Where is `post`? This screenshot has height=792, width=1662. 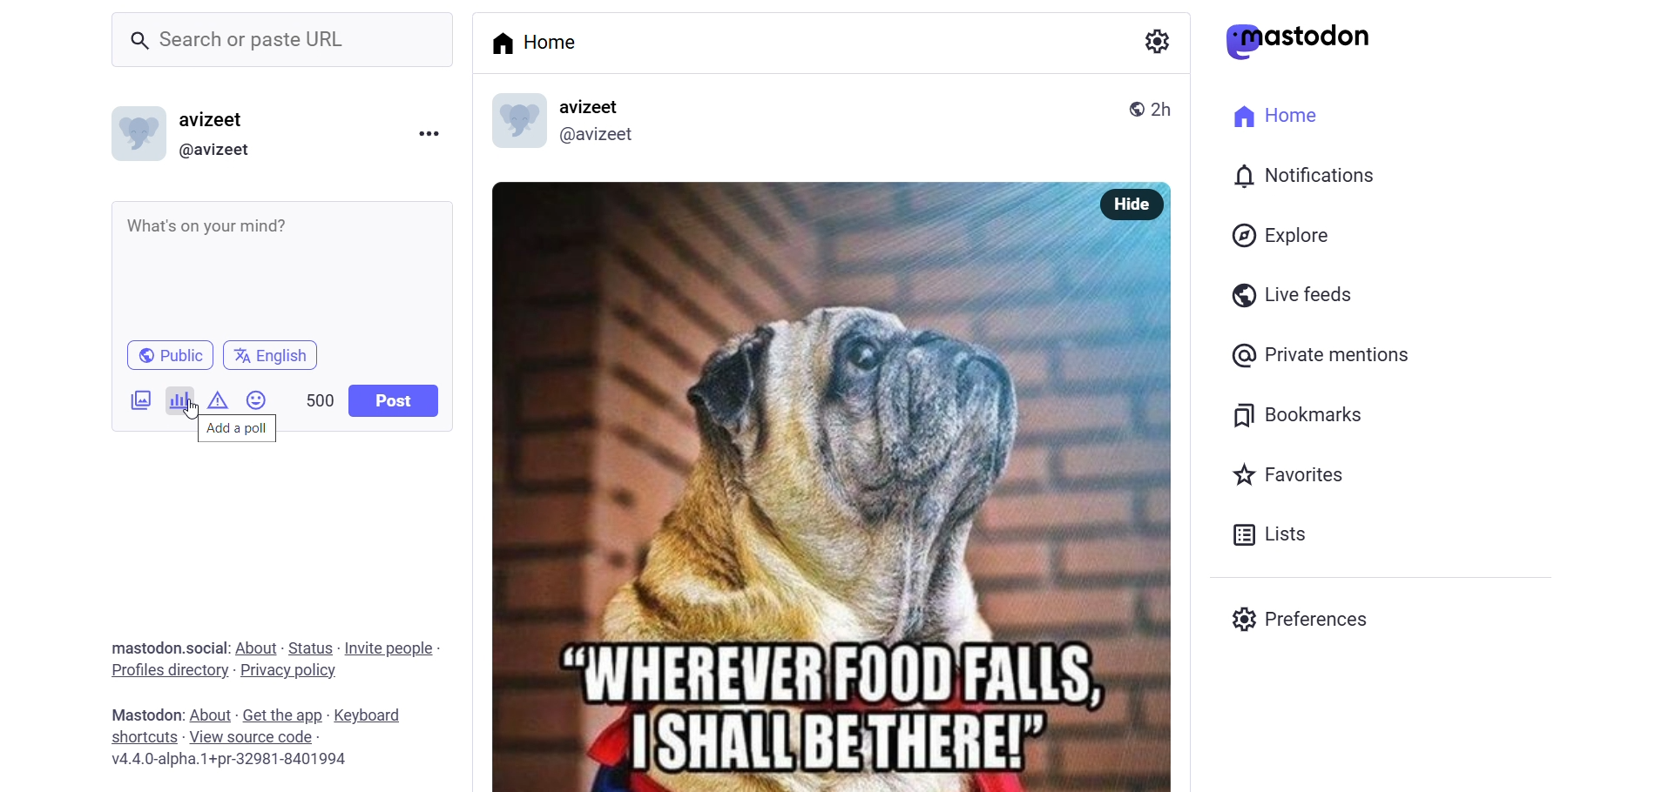 post is located at coordinates (395, 400).